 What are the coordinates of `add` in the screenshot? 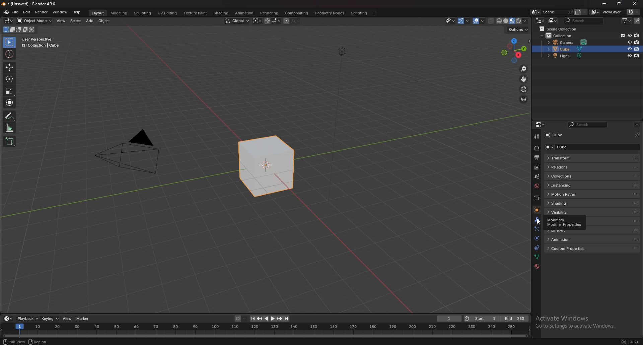 It's located at (90, 21).